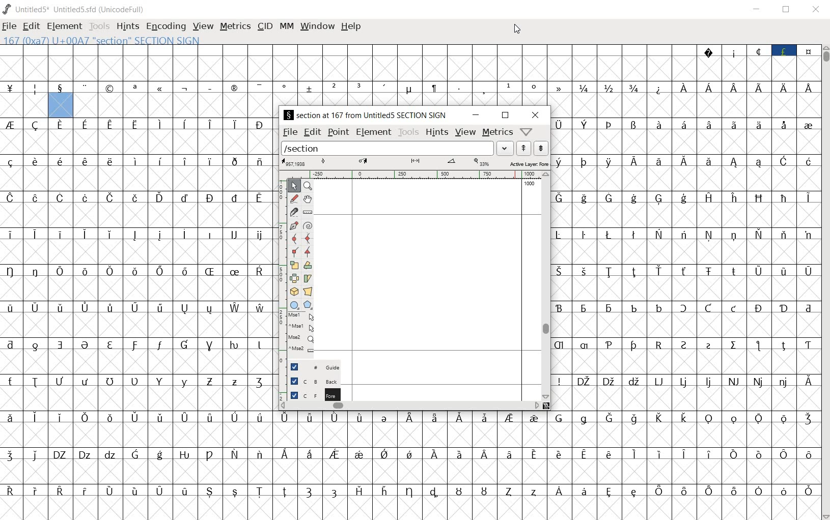 This screenshot has height=520, width=830. I want to click on 167 (0xA7) U+00A7 "SECTION" SECTION SIGN, so click(135, 40).